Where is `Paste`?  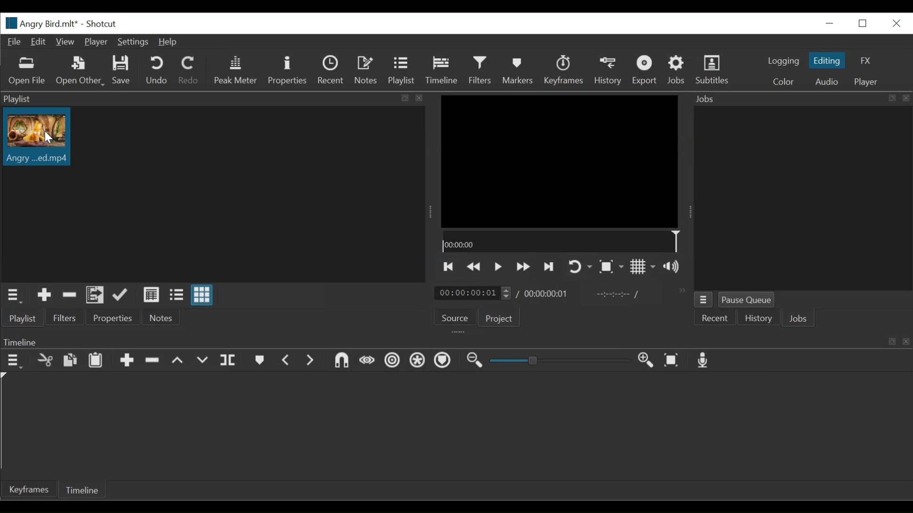
Paste is located at coordinates (97, 361).